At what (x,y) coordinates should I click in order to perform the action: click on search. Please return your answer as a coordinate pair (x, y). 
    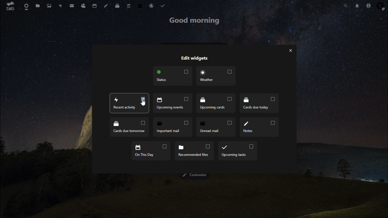
    Looking at the image, I should click on (344, 7).